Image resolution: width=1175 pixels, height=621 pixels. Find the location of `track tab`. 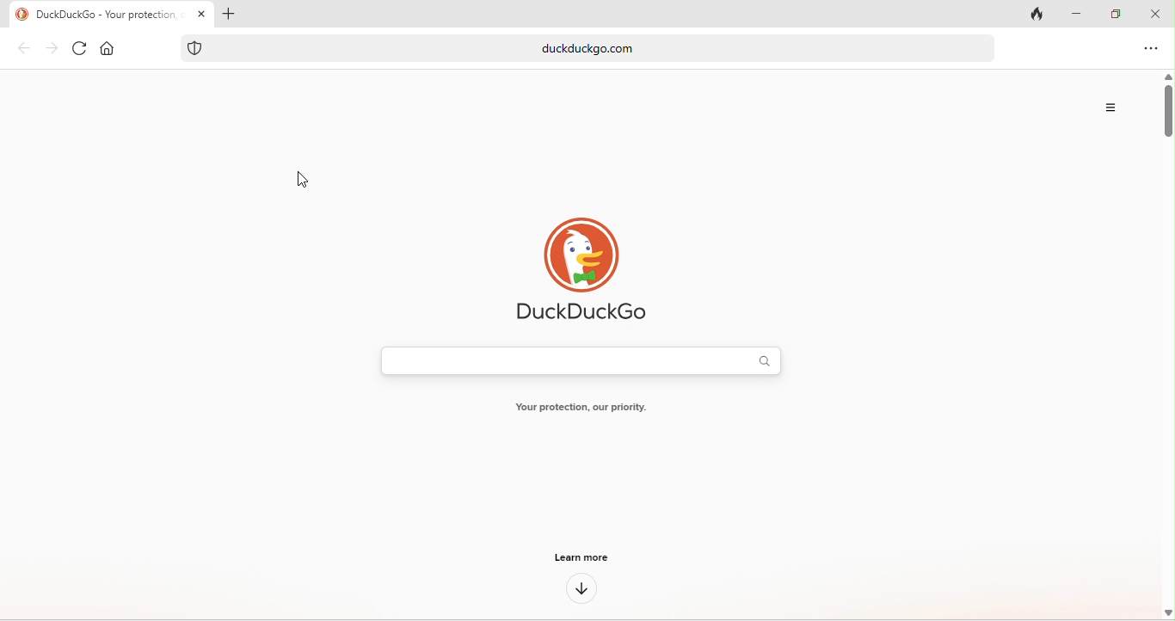

track tab is located at coordinates (1040, 16).